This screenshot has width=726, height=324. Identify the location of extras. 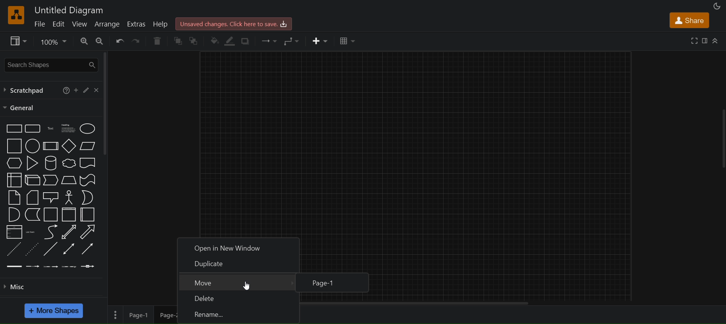
(137, 24).